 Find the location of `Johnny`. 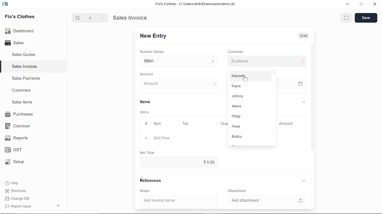

Johnny is located at coordinates (250, 97).